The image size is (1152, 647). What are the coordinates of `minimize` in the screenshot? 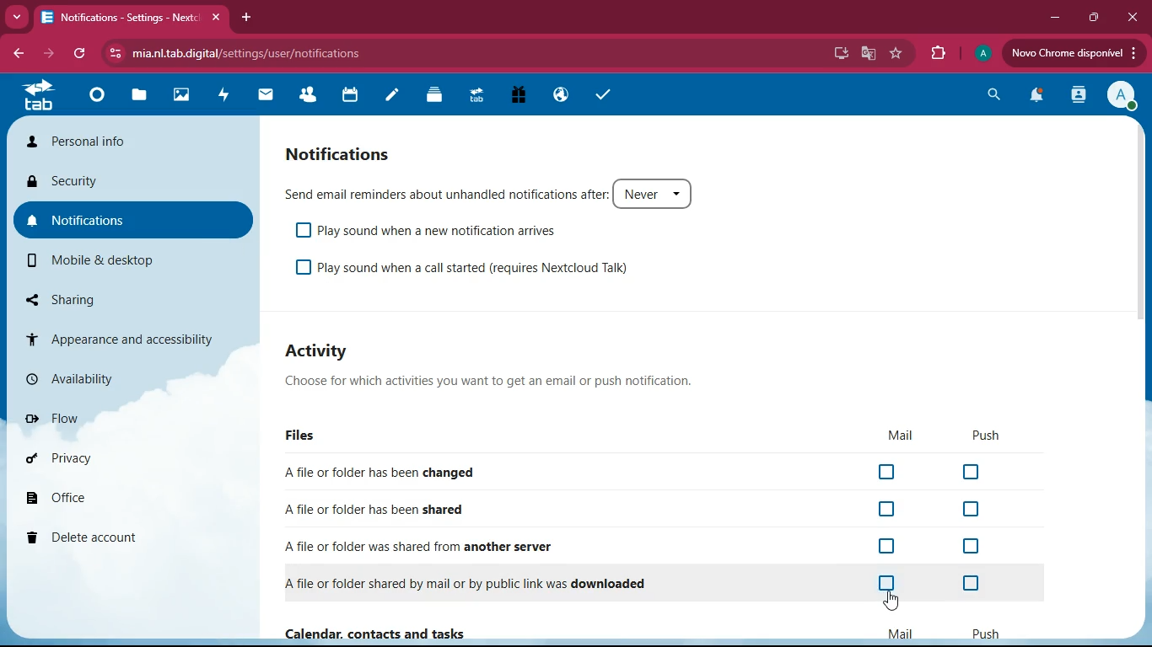 It's located at (1051, 17).